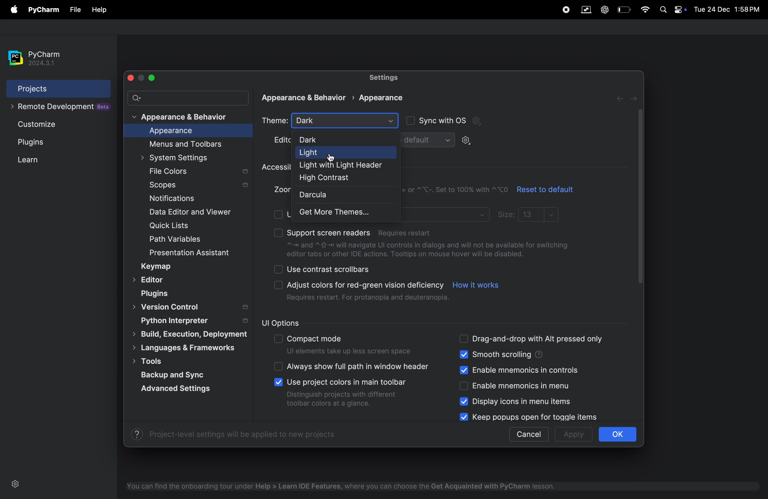  Describe the element at coordinates (530, 369) in the screenshot. I see `enable mnemonic controls` at that location.